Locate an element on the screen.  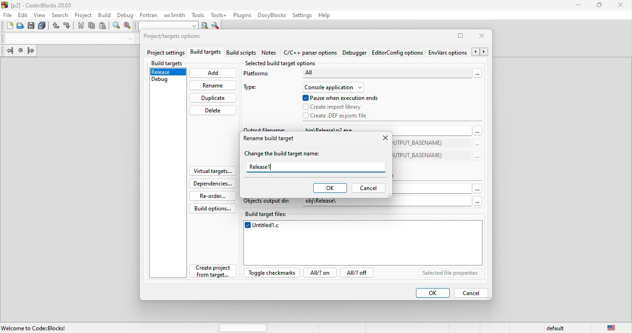
redo is located at coordinates (68, 26).